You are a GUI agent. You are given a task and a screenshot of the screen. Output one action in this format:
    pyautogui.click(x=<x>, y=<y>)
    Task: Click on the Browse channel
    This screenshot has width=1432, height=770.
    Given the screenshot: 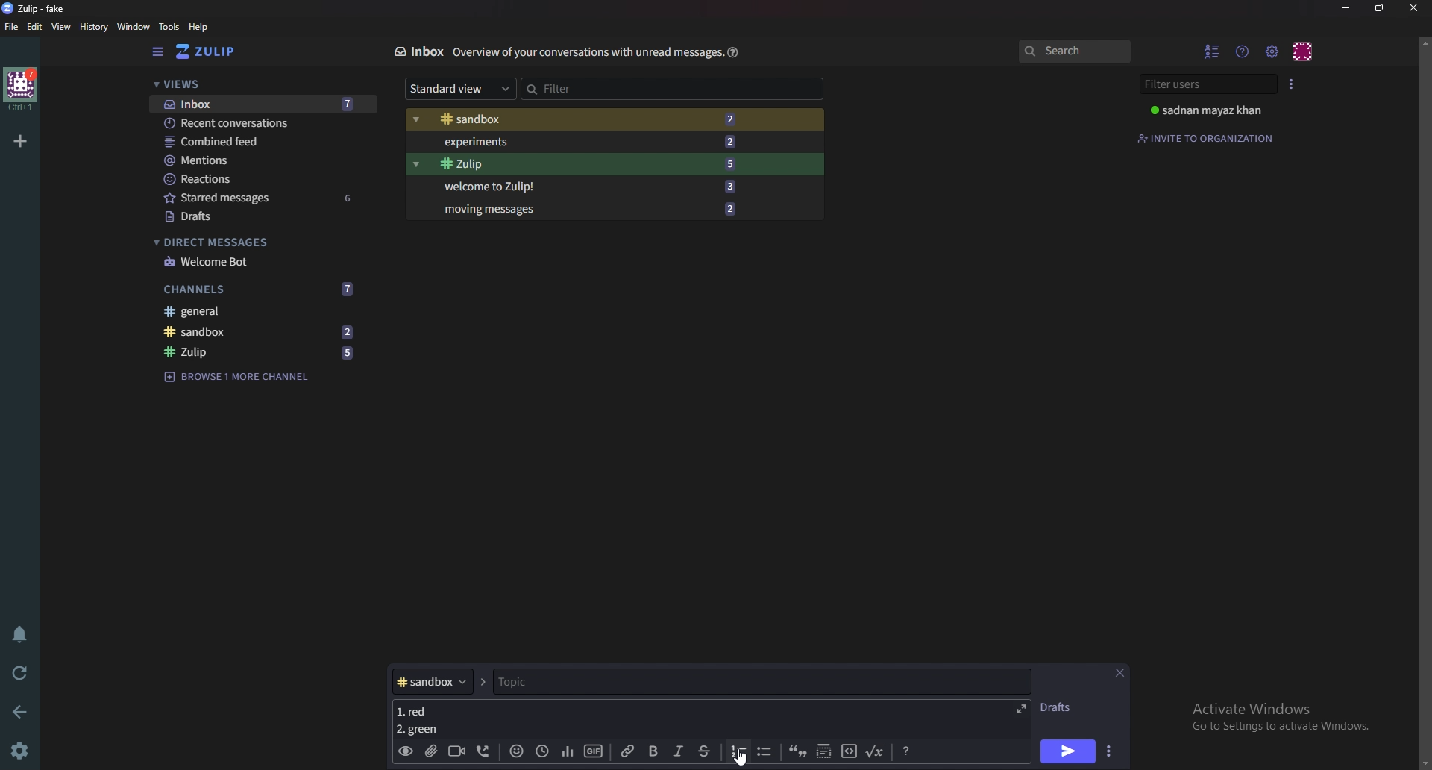 What is the action you would take?
    pyautogui.click(x=245, y=375)
    